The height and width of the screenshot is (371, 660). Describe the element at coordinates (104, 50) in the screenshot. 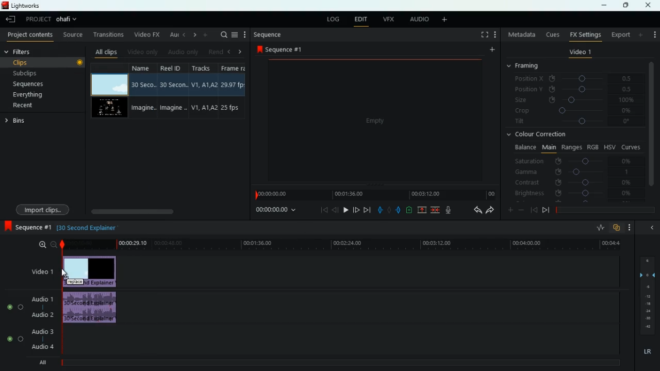

I see `all clips` at that location.